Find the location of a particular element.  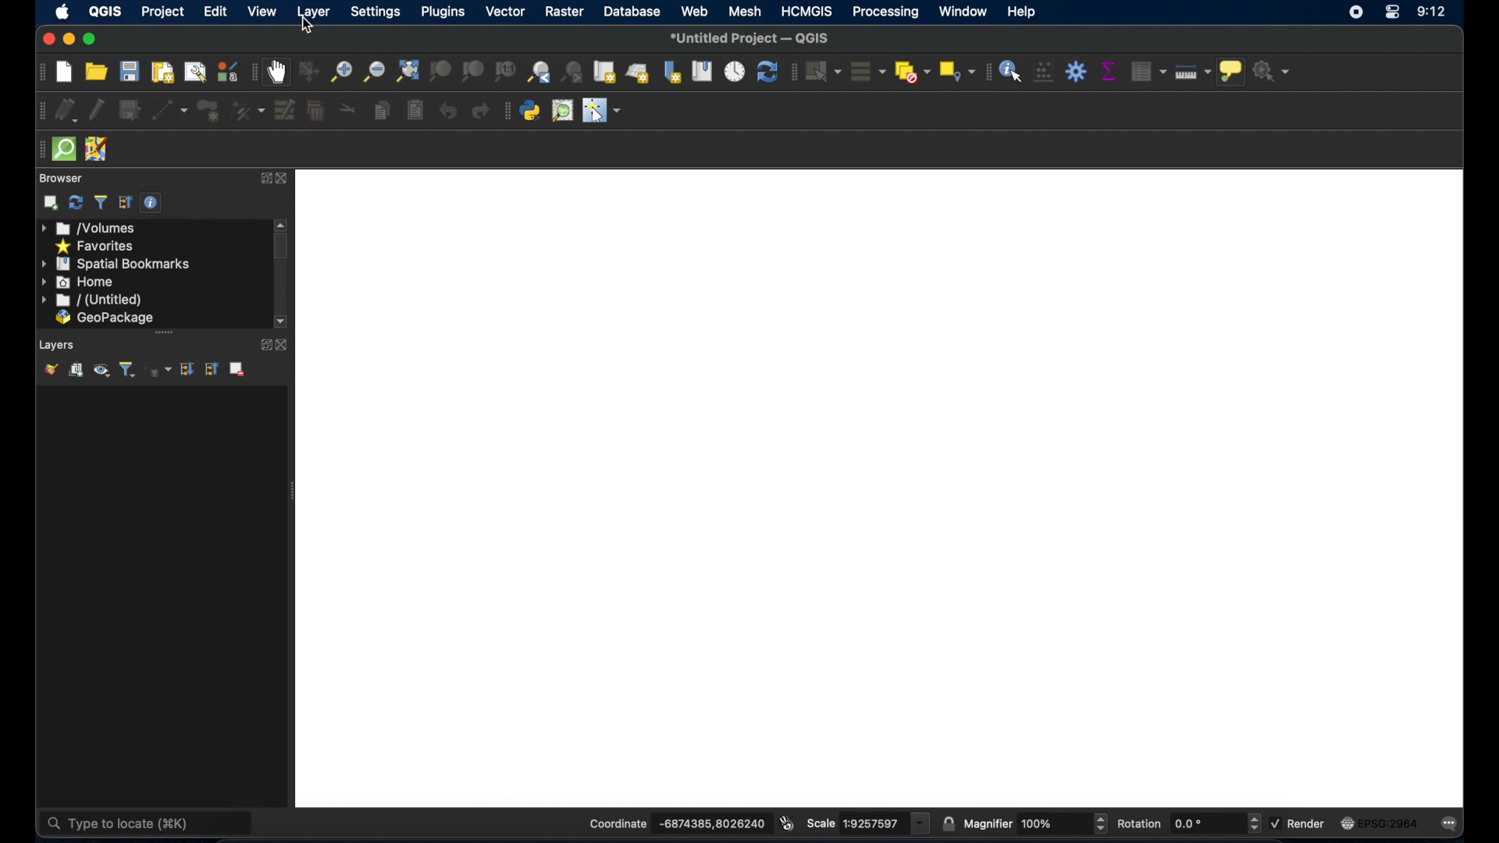

delete selected is located at coordinates (316, 112).